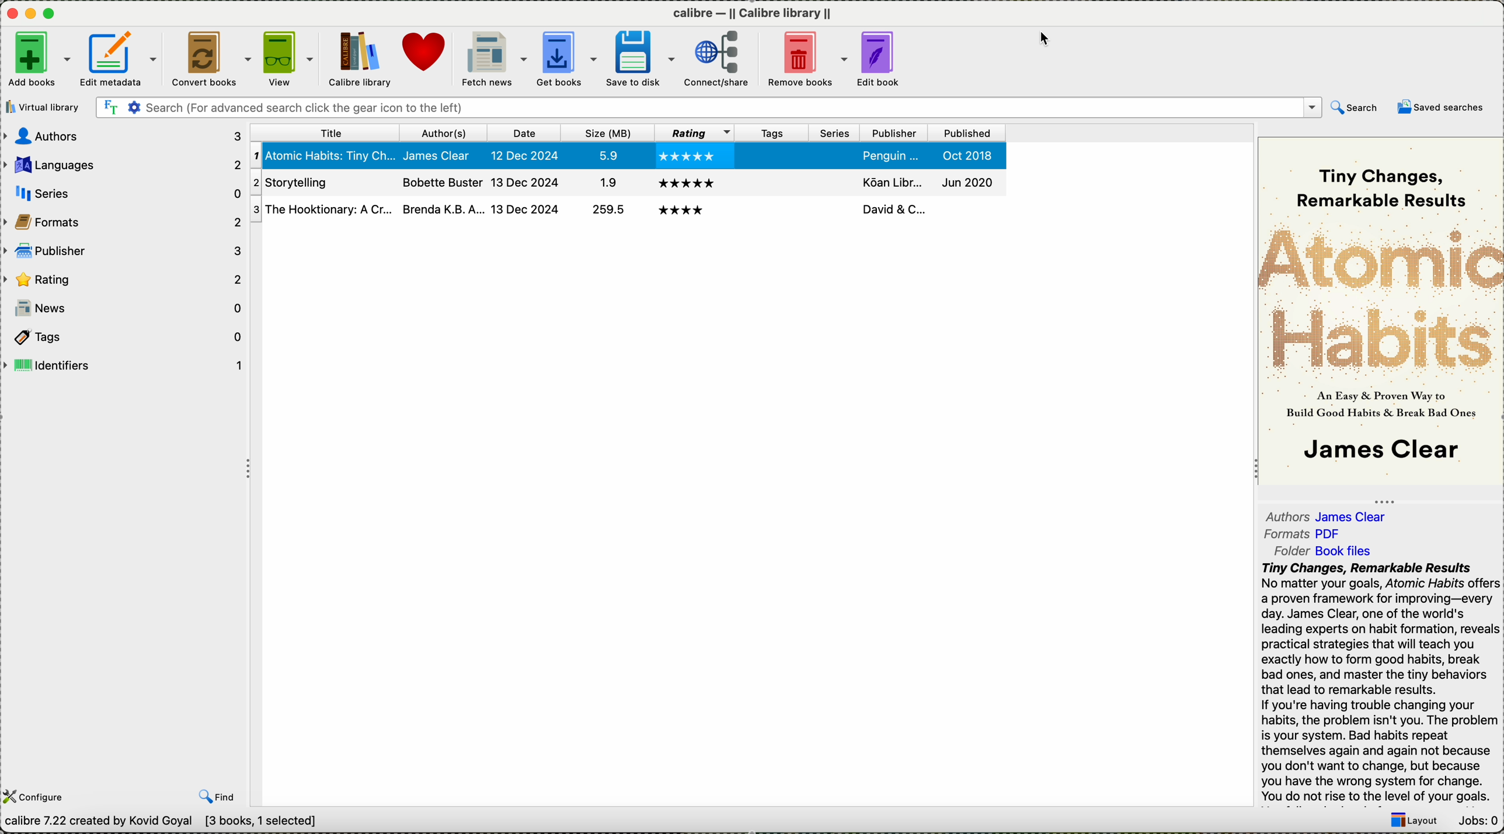 Image resolution: width=1504 pixels, height=834 pixels. I want to click on rating, so click(123, 278).